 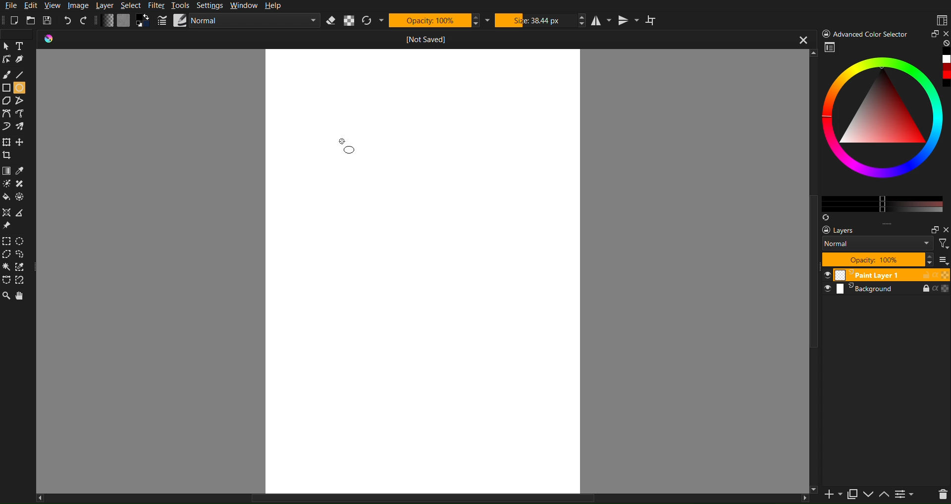 I want to click on horizontal scrollbar, so click(x=423, y=497).